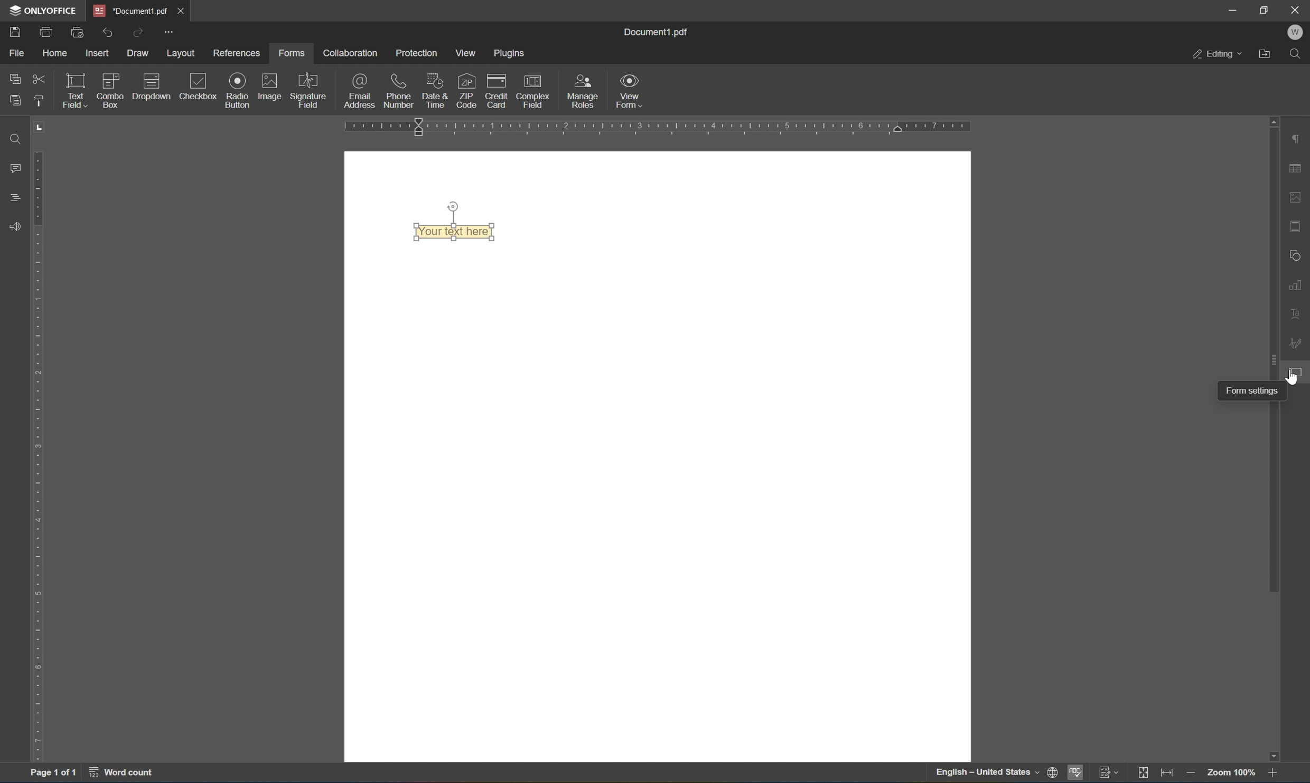  I want to click on file, so click(14, 52).